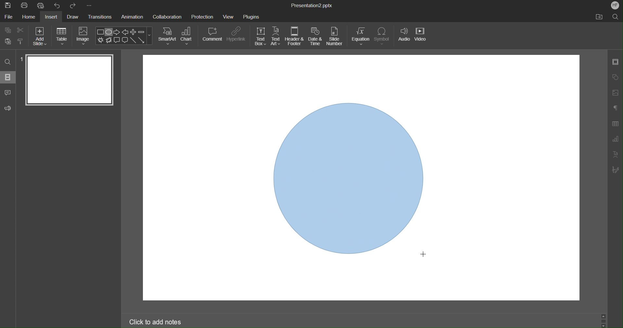 The image size is (623, 328). I want to click on Slide Number, so click(336, 37).